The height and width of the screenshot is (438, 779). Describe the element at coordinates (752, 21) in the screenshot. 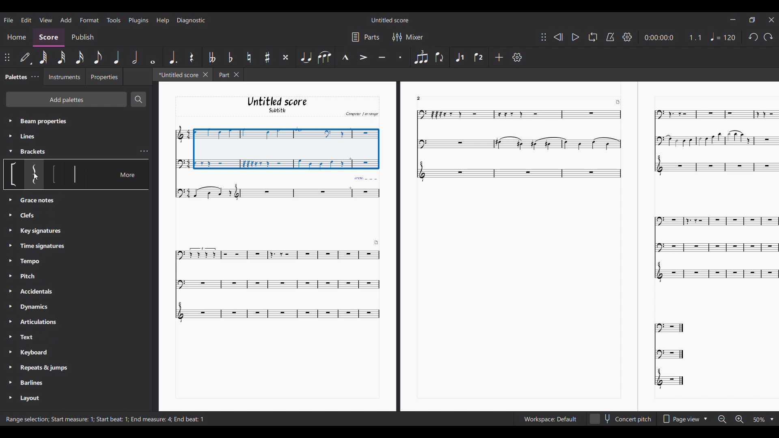

I see `Maximize` at that location.